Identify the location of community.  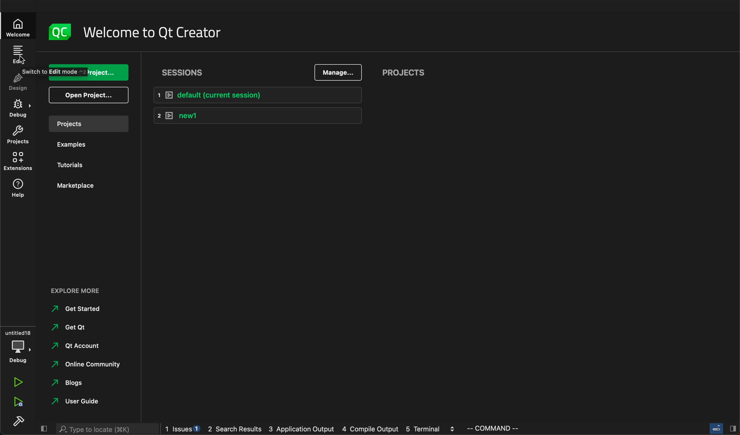
(85, 366).